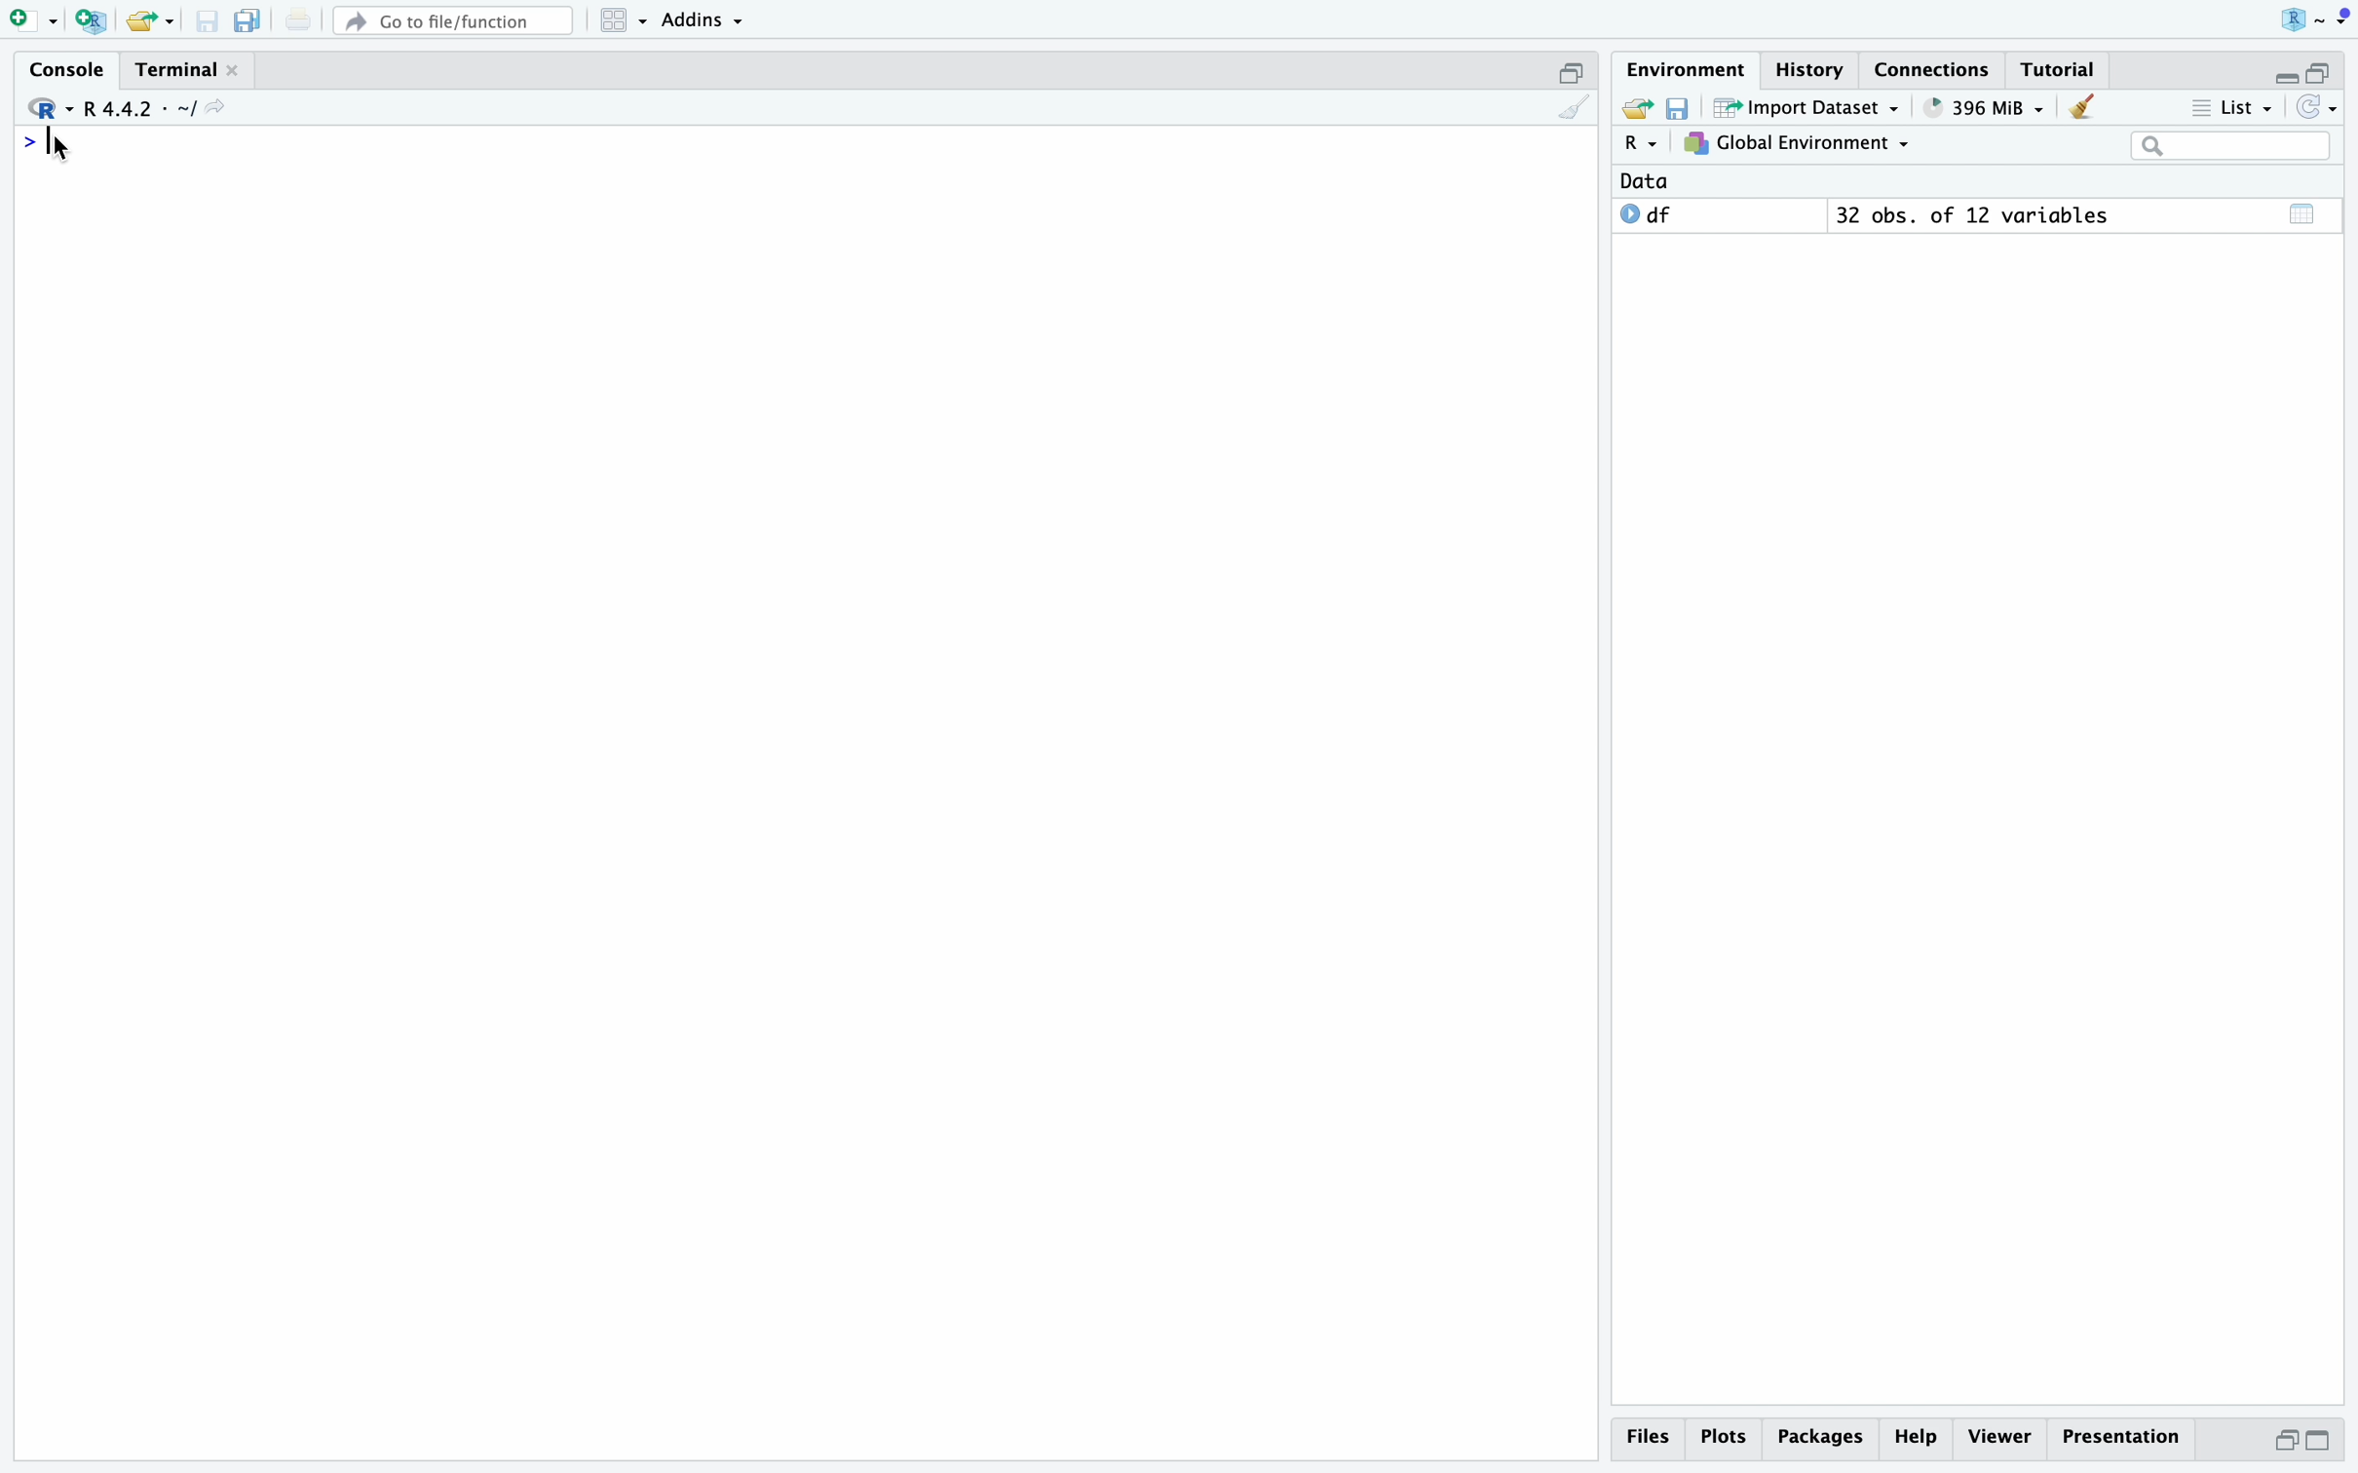 The image size is (2358, 1473). I want to click on tutorial, so click(2061, 70).